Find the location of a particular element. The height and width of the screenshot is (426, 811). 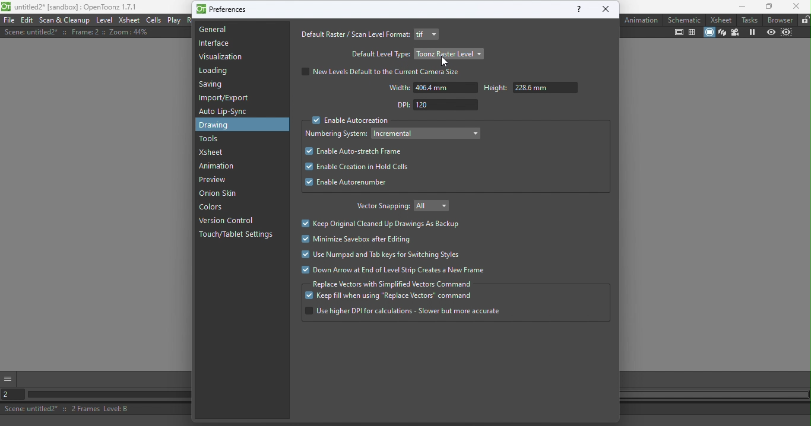

Horizontal scroll bar is located at coordinates (104, 395).